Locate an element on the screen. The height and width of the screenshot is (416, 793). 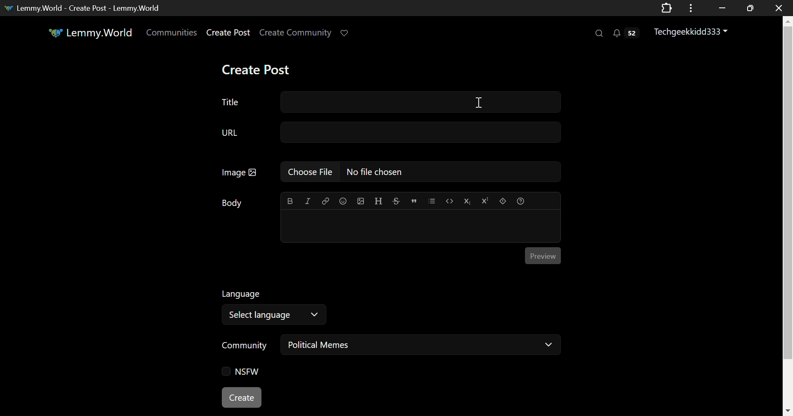
Link is located at coordinates (325, 200).